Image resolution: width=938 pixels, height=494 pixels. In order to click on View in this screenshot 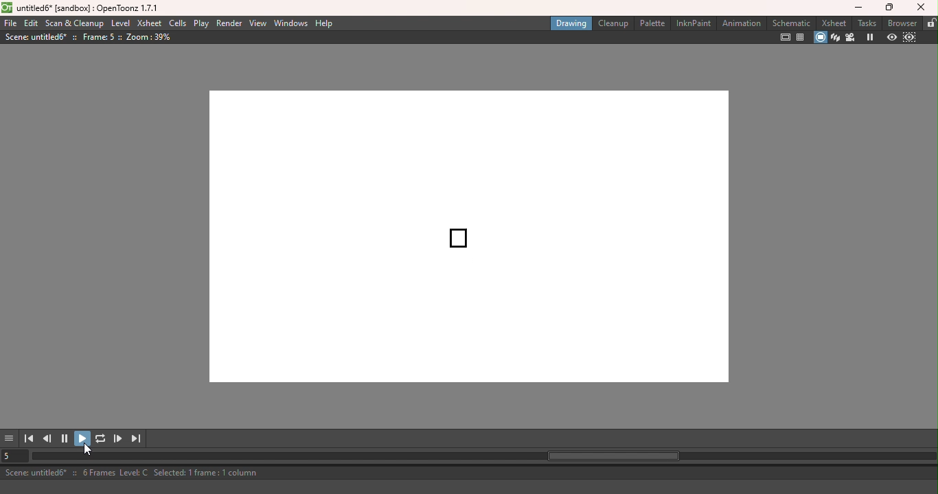, I will do `click(258, 23)`.